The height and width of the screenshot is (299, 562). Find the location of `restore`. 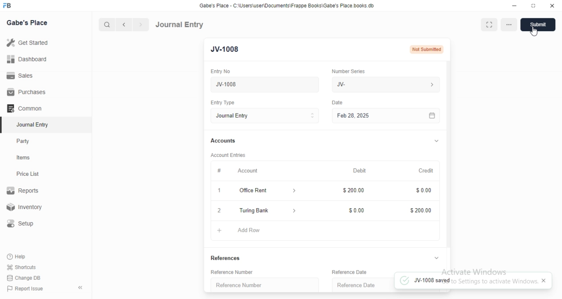

restore is located at coordinates (535, 6).